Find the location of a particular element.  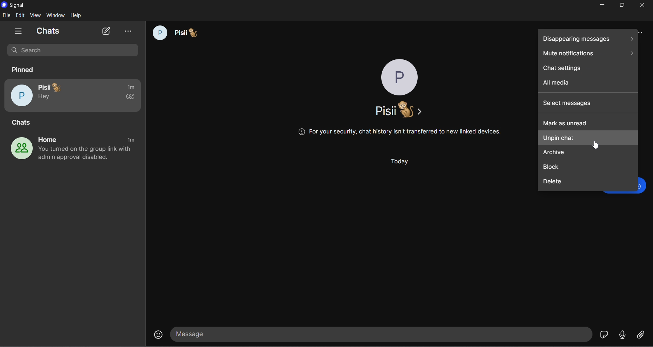

pisii pinned chat is located at coordinates (74, 96).